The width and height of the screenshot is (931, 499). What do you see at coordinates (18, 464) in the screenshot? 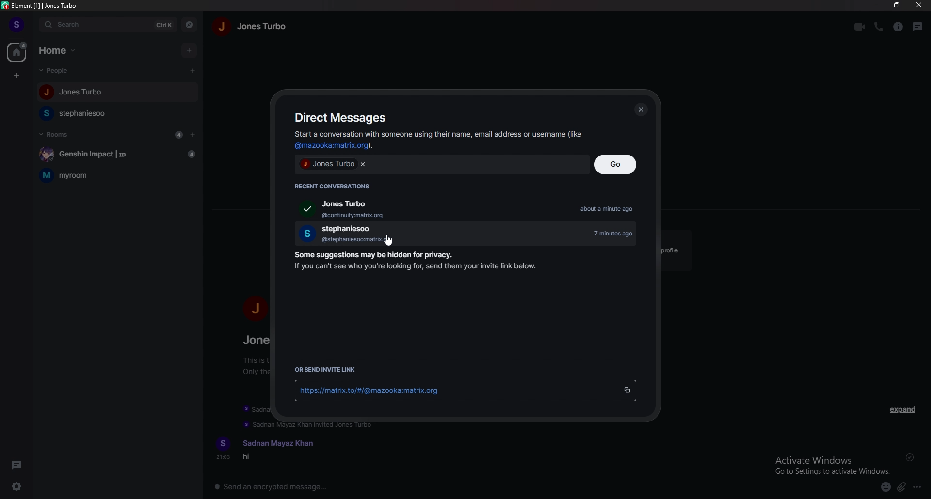
I see `threads` at bounding box center [18, 464].